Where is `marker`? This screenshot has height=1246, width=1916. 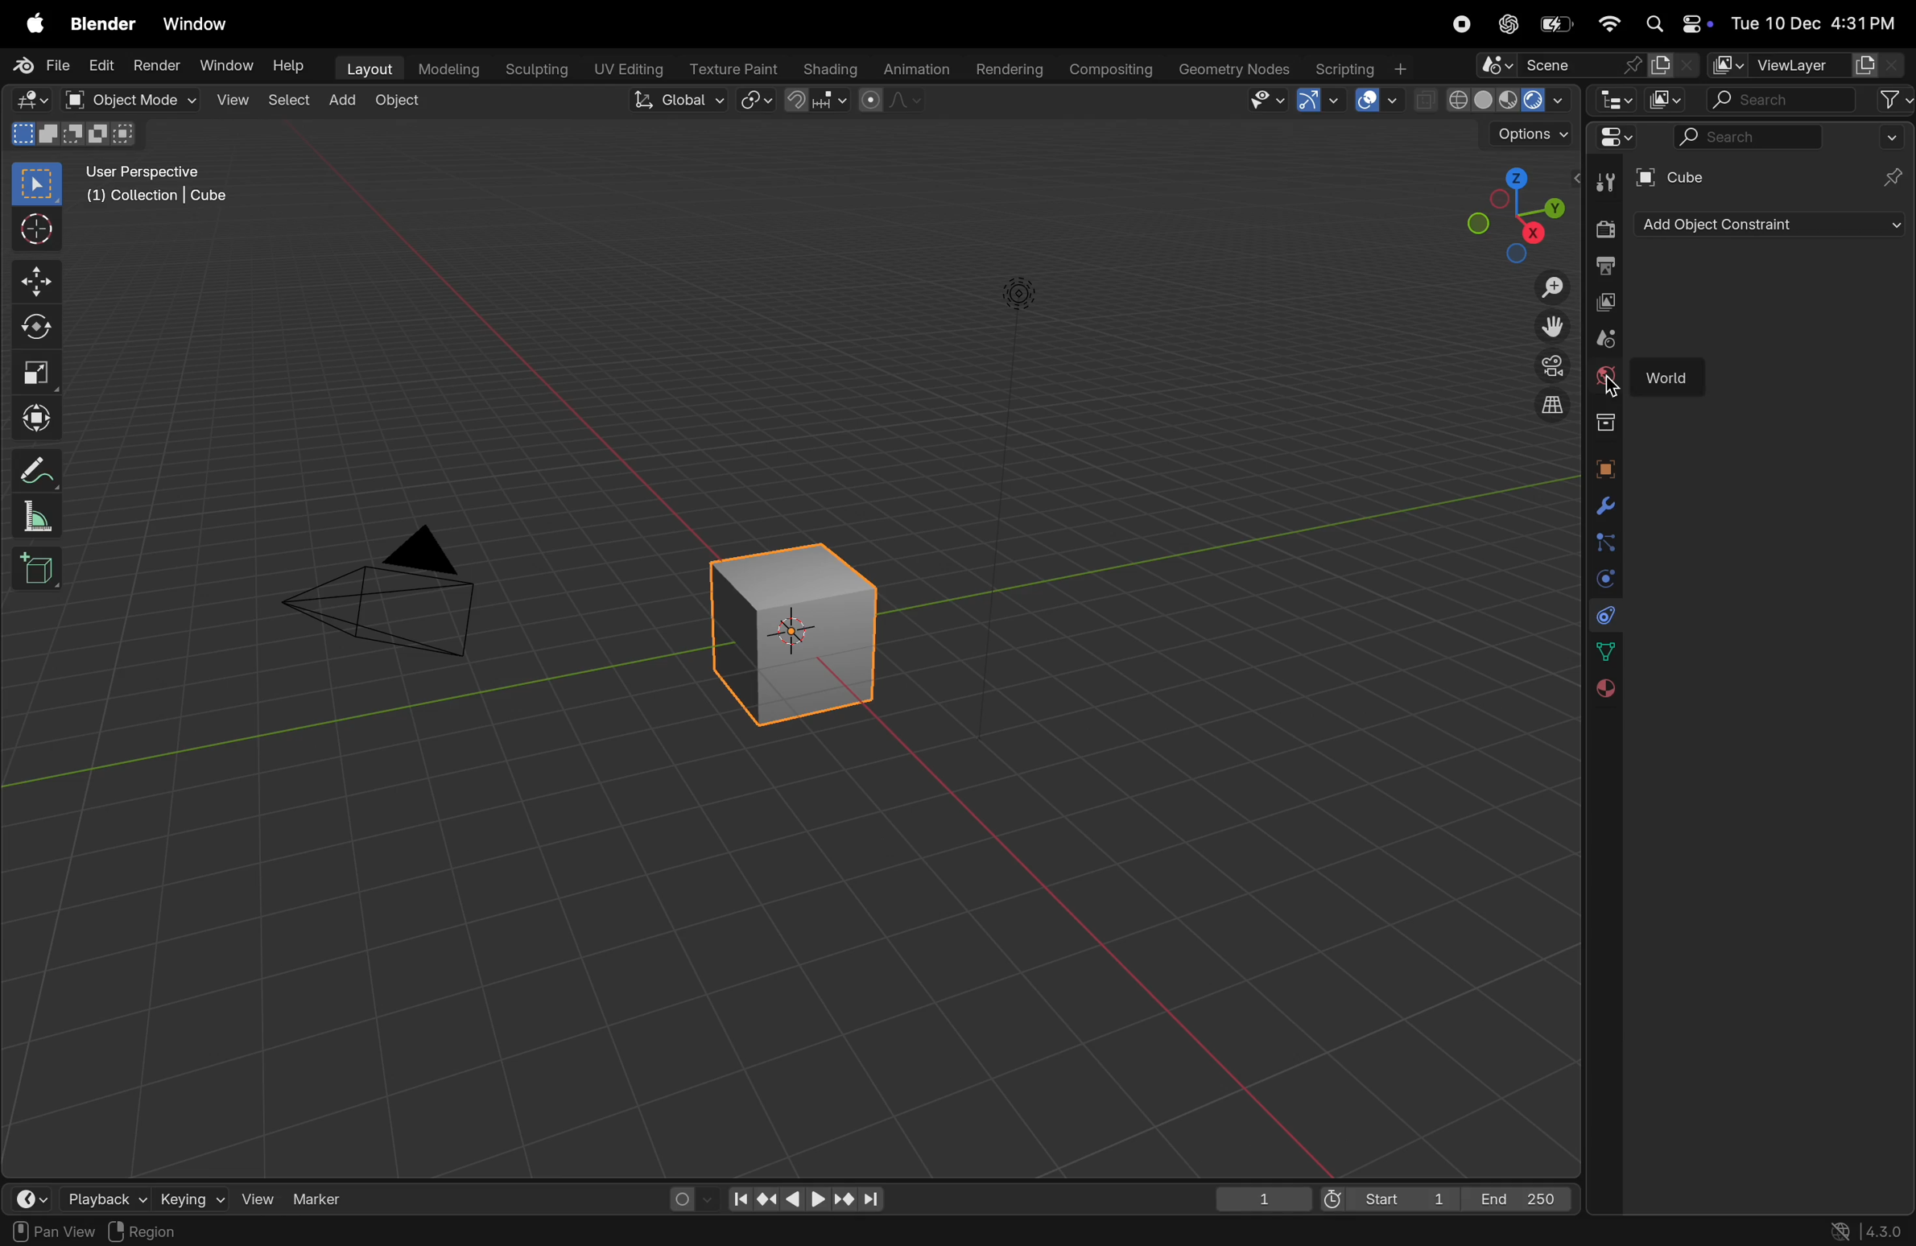
marker is located at coordinates (323, 1198).